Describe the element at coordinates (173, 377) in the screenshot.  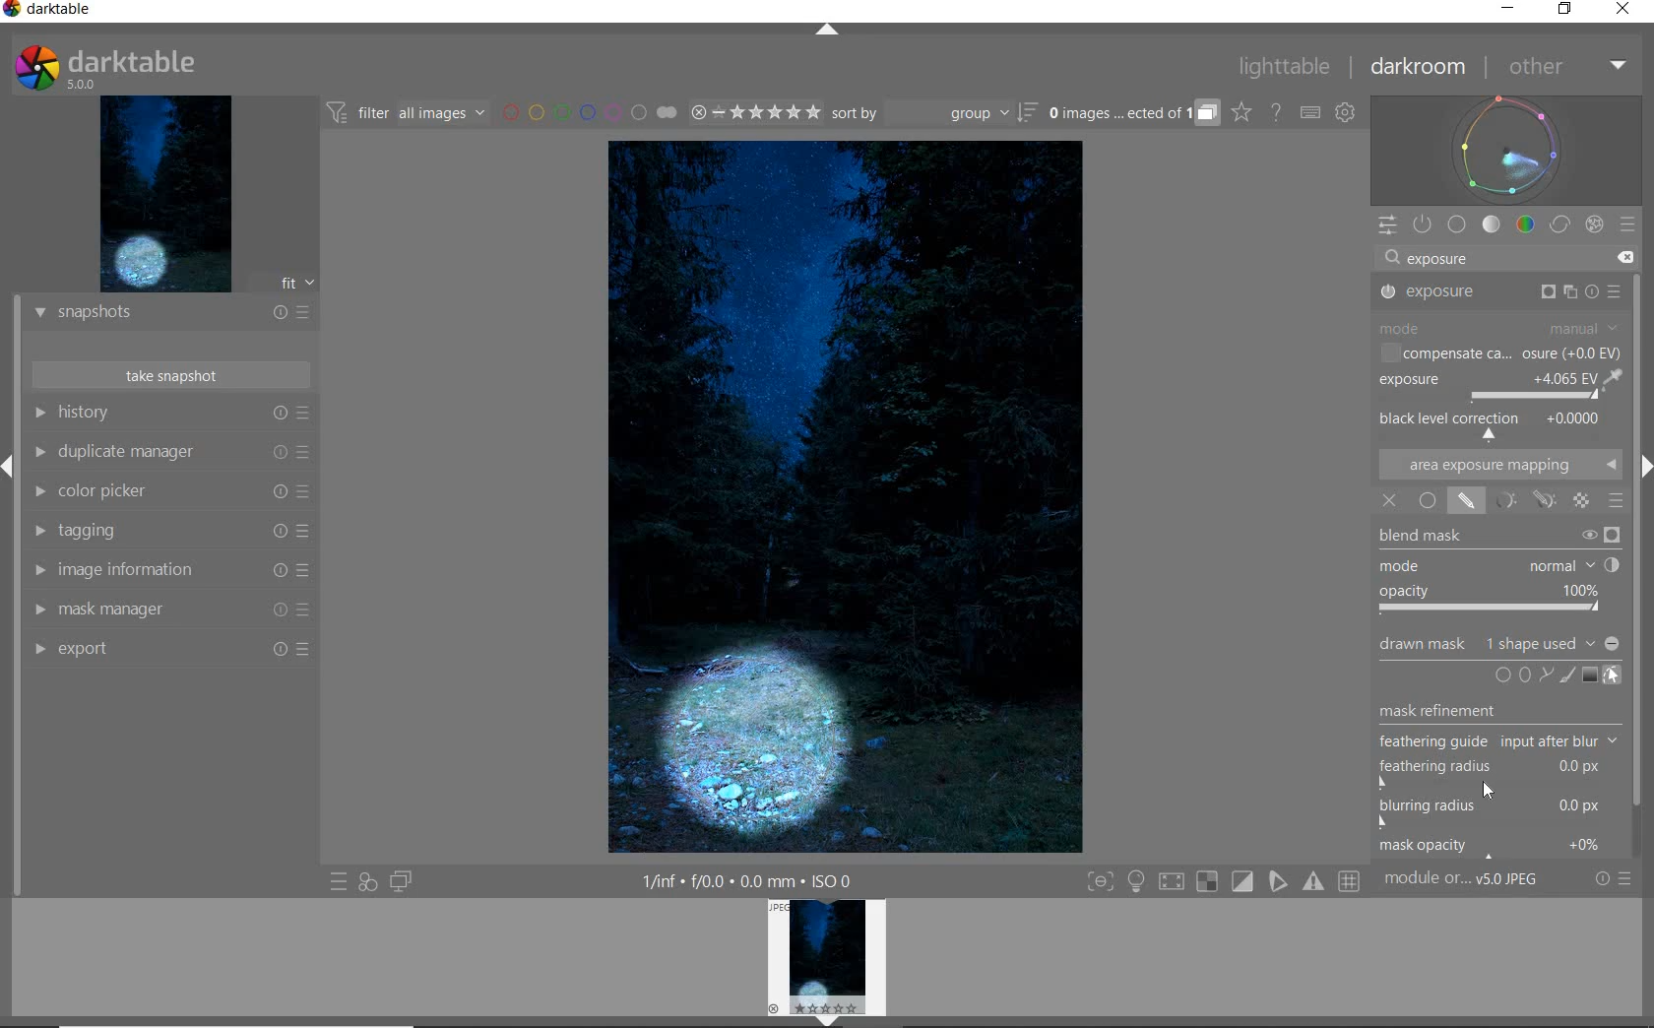
I see `TAKE SNAPSHOT` at that location.